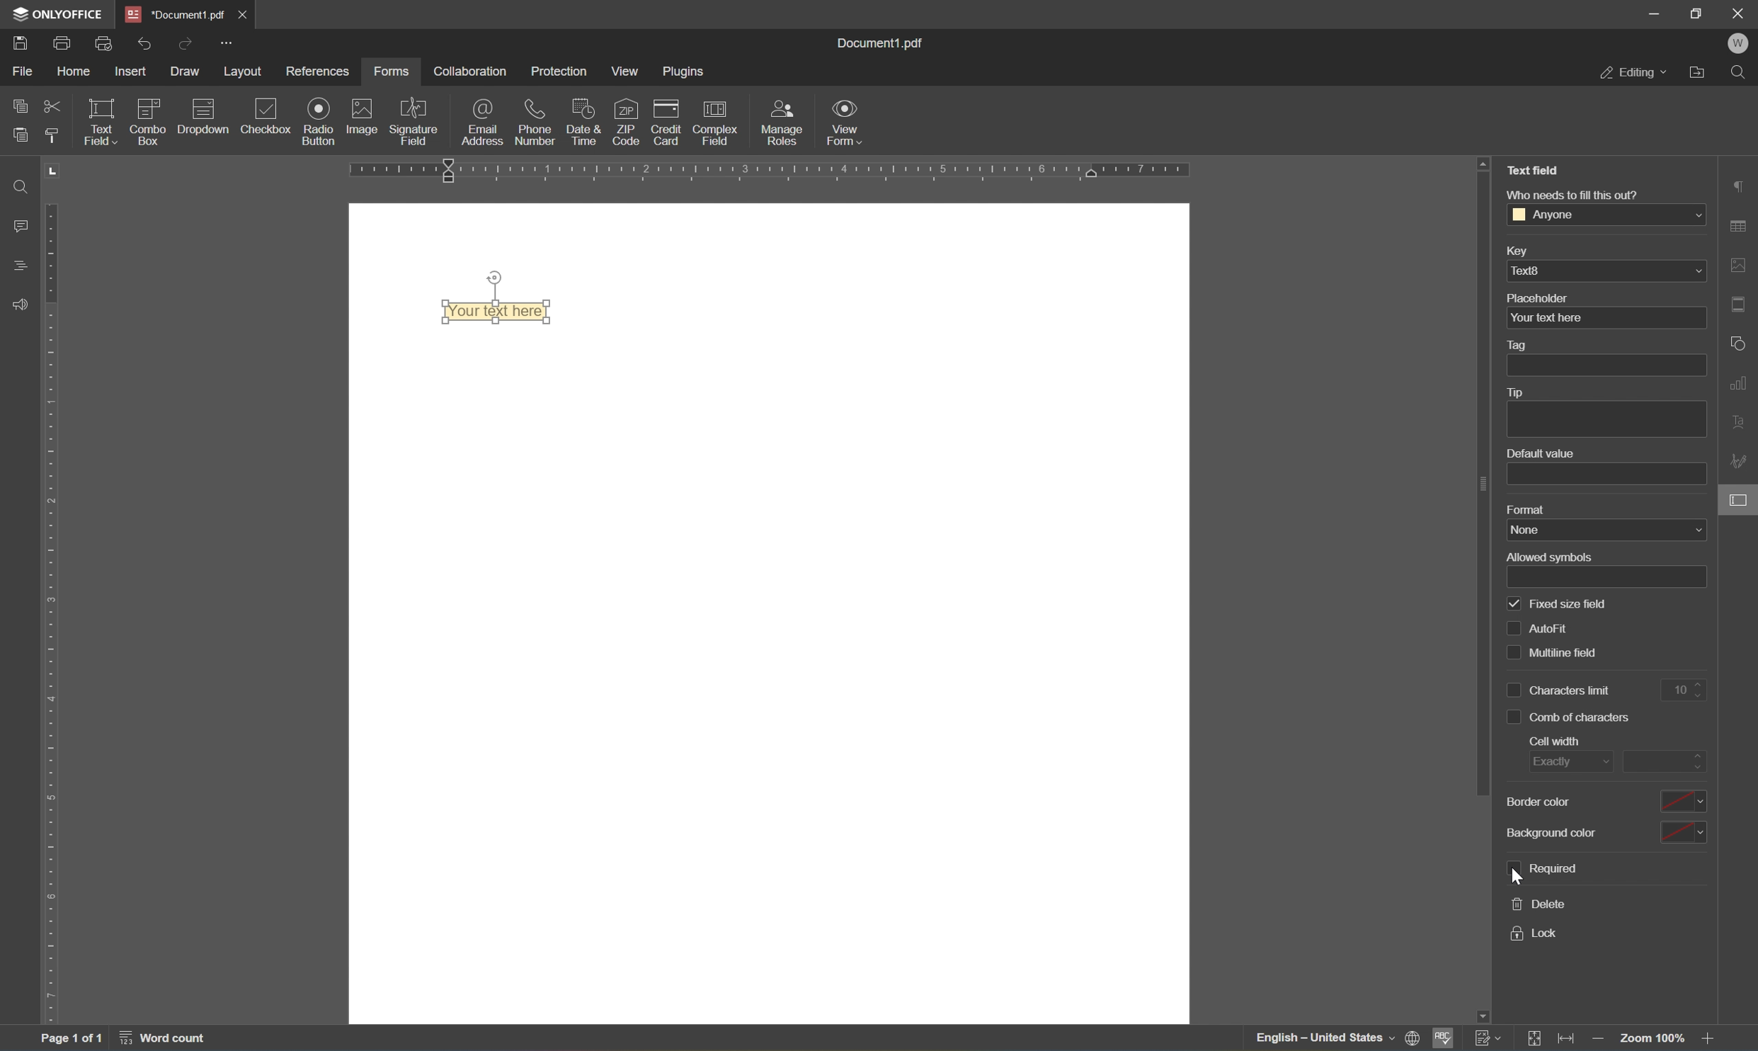 Image resolution: width=1758 pixels, height=1051 pixels. Describe the element at coordinates (716, 125) in the screenshot. I see `complex fields` at that location.